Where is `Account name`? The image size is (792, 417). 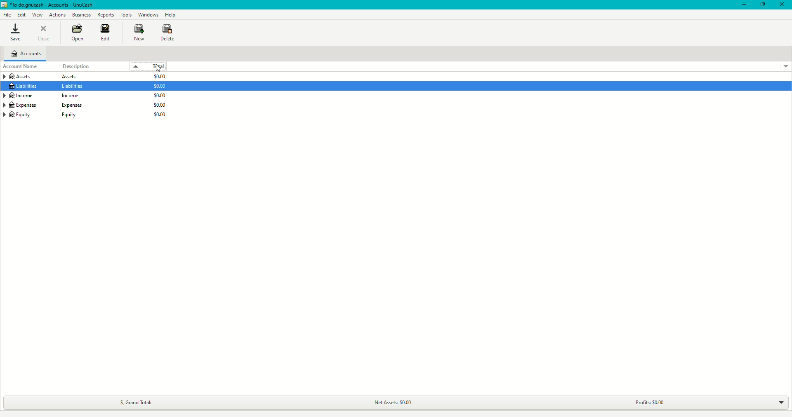 Account name is located at coordinates (30, 67).